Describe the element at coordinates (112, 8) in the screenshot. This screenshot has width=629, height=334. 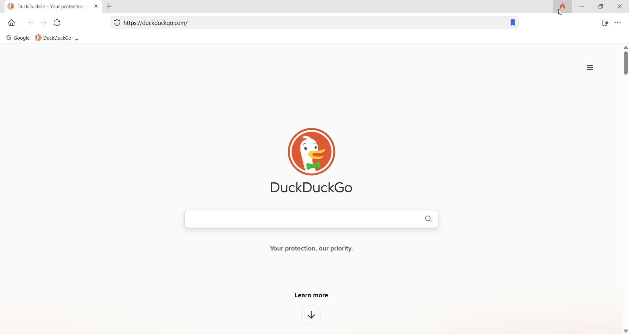
I see `add tab` at that location.